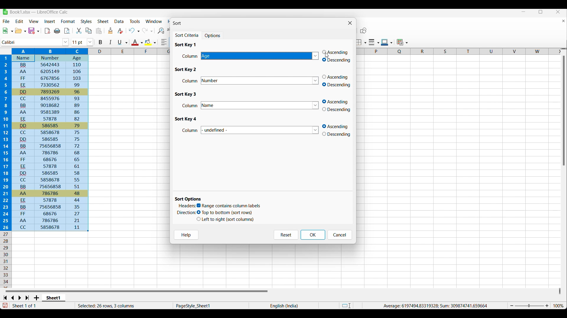 The width and height of the screenshot is (567, 318). What do you see at coordinates (90, 42) in the screenshot?
I see `Font size options` at bounding box center [90, 42].